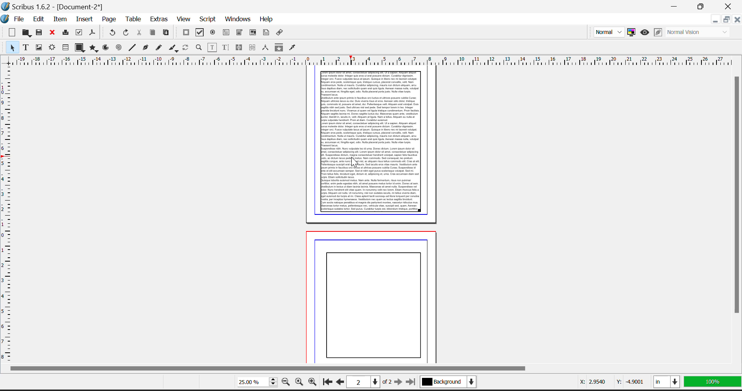 This screenshot has height=391, width=742. Describe the element at coordinates (374, 59) in the screenshot. I see `Vertical Page Margins` at that location.